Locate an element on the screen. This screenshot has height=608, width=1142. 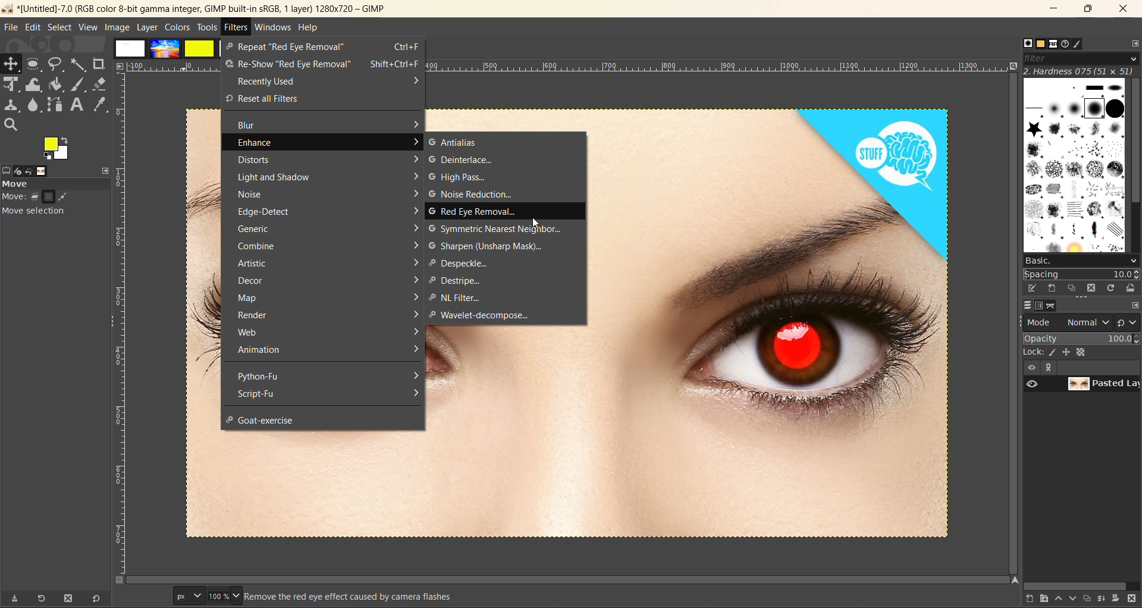
metadata is located at coordinates (287, 596).